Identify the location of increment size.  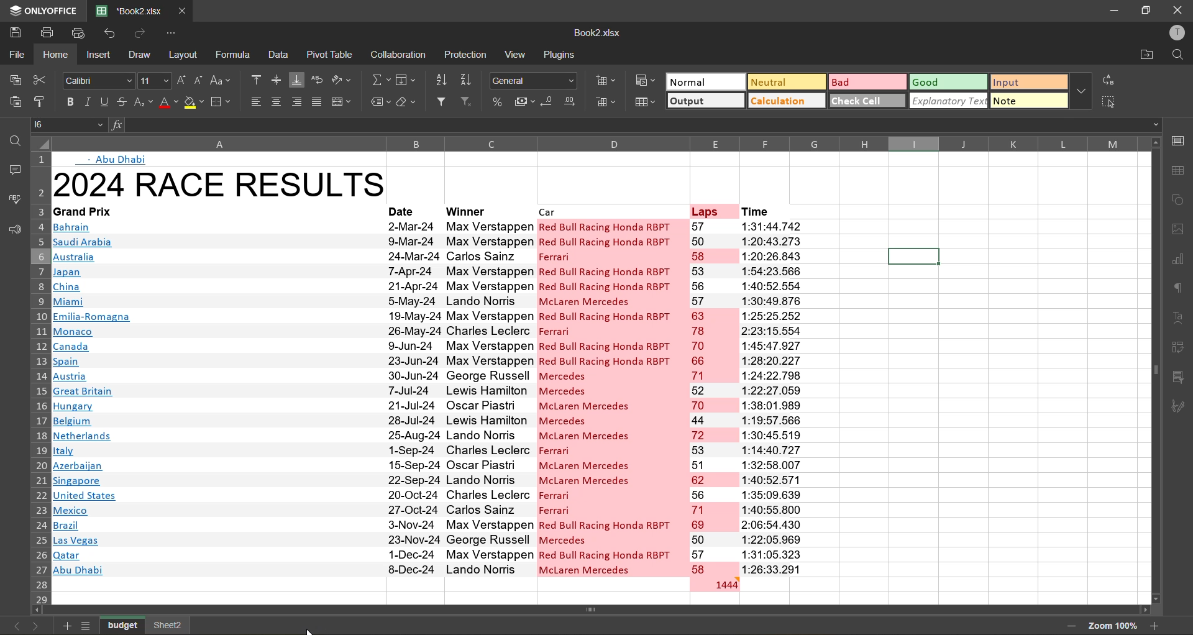
(181, 82).